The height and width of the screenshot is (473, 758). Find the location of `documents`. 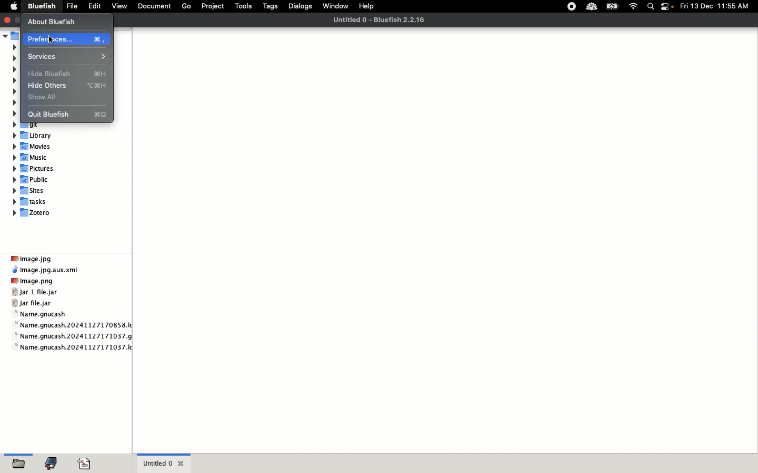

documents is located at coordinates (153, 7).